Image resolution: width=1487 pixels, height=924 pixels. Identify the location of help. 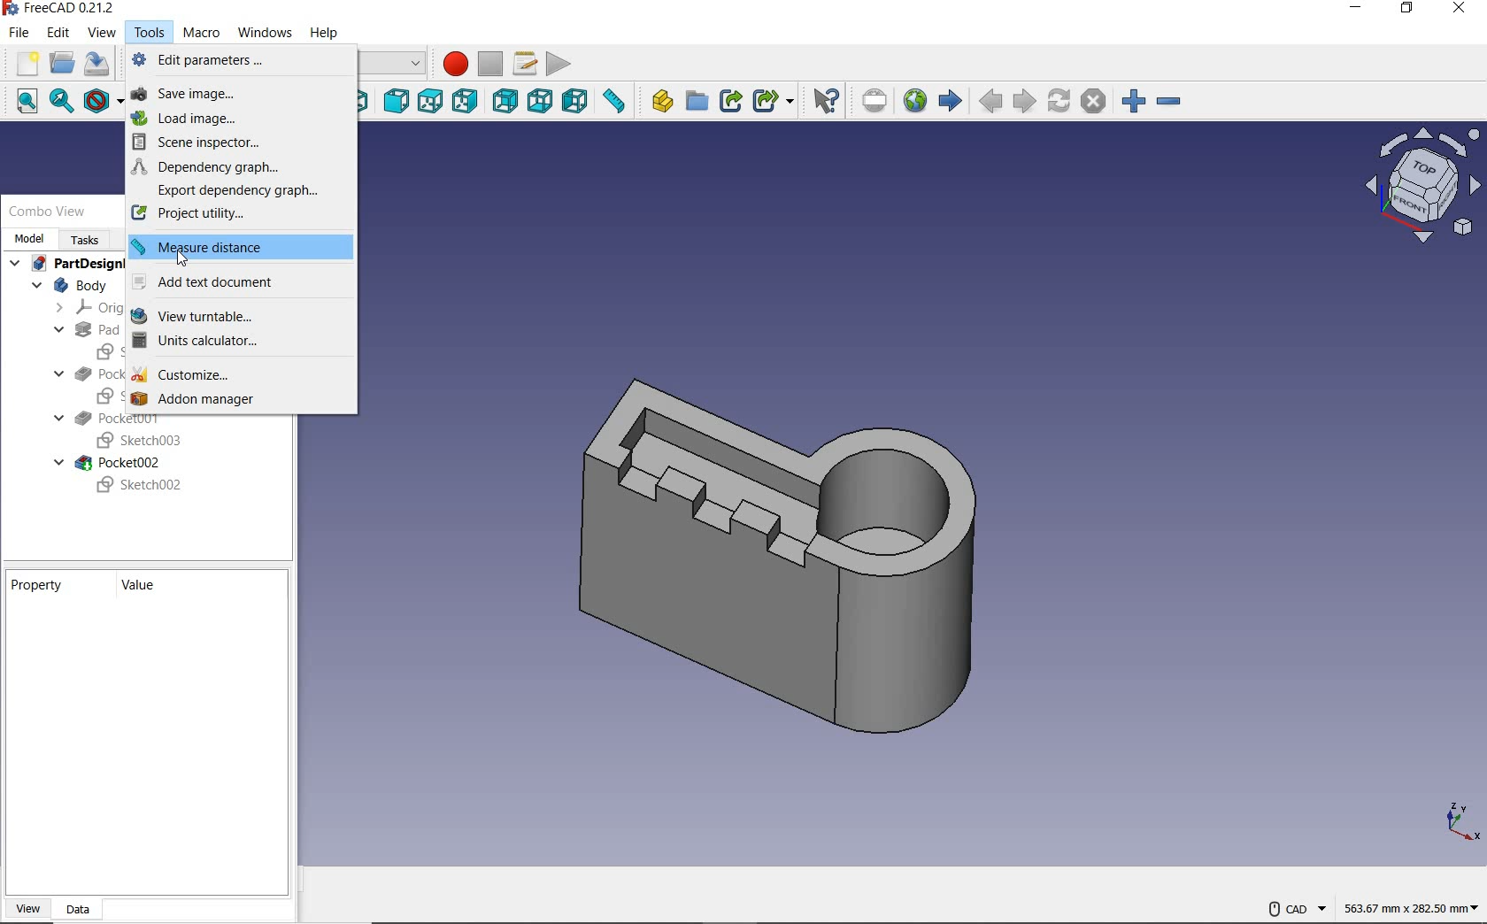
(325, 31).